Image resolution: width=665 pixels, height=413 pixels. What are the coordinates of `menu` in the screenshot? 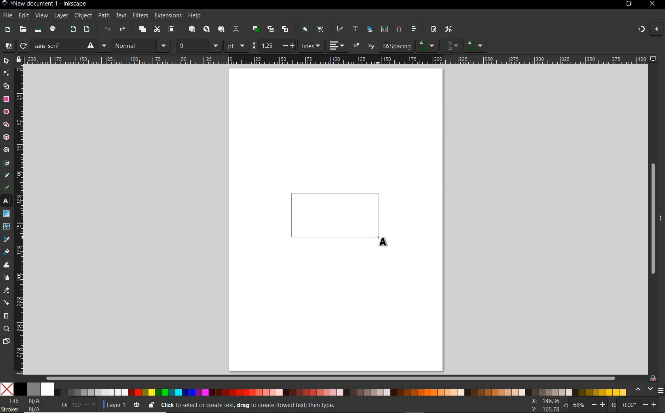 It's located at (164, 45).